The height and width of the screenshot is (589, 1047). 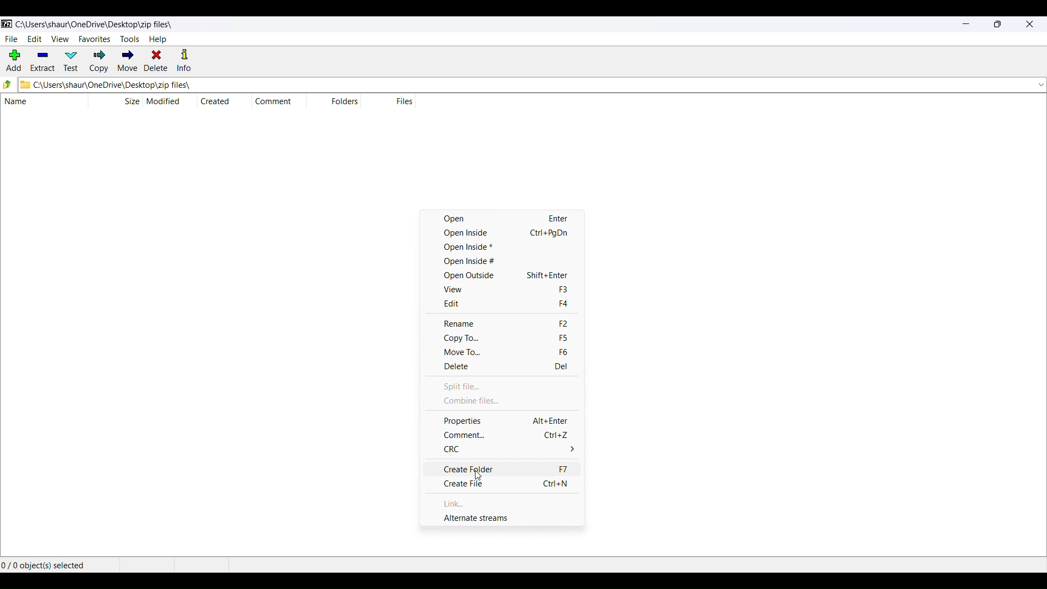 What do you see at coordinates (166, 101) in the screenshot?
I see `MODIFIED` at bounding box center [166, 101].